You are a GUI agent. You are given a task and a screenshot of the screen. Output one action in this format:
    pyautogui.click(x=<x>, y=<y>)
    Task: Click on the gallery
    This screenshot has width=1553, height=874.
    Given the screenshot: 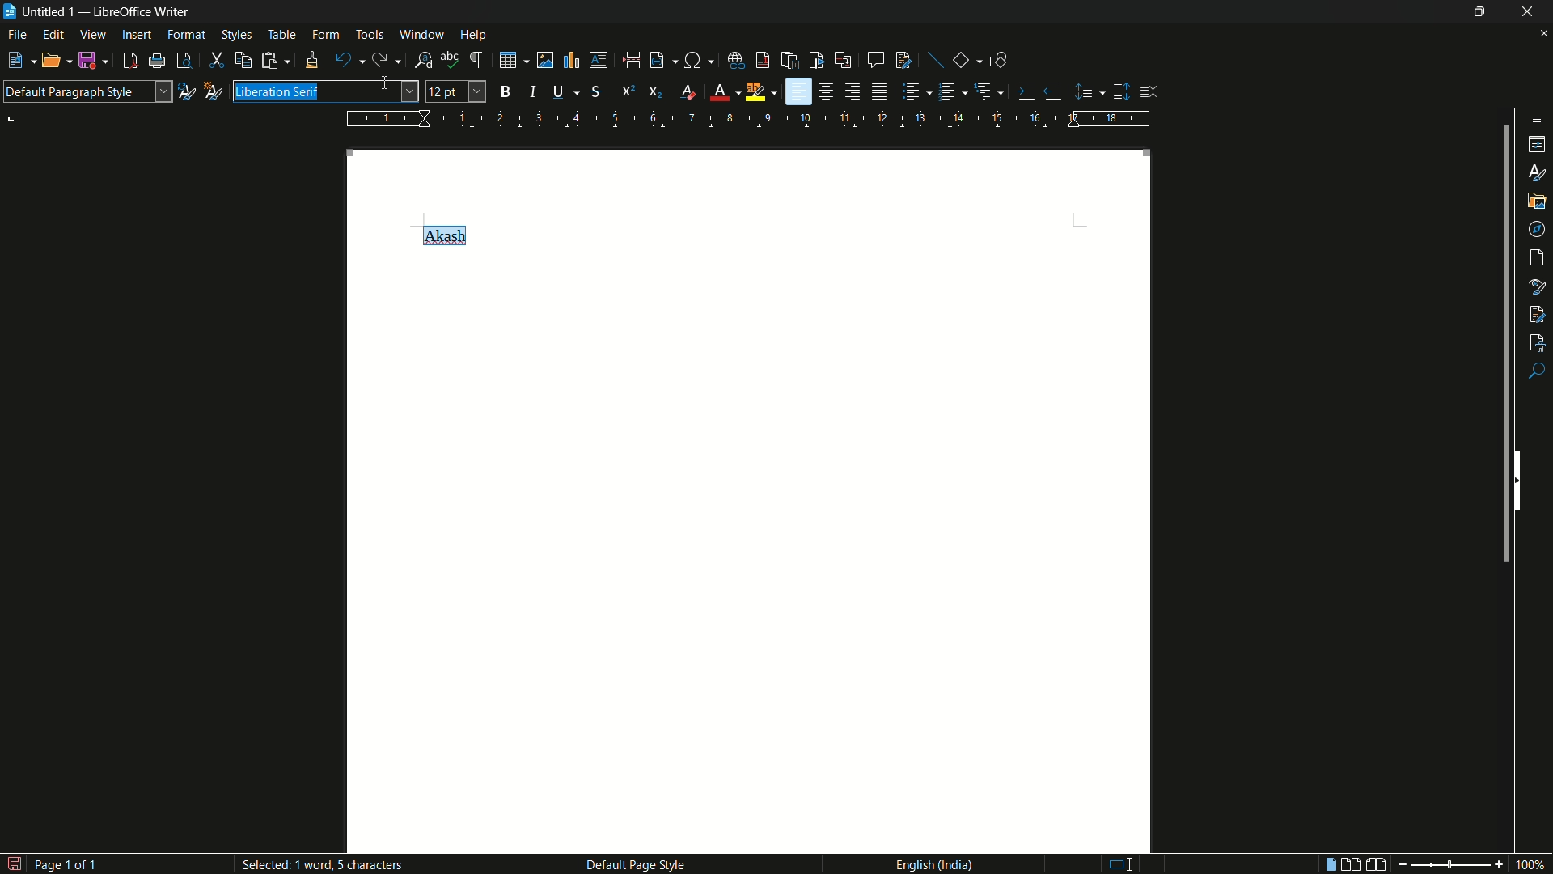 What is the action you would take?
    pyautogui.click(x=1537, y=199)
    